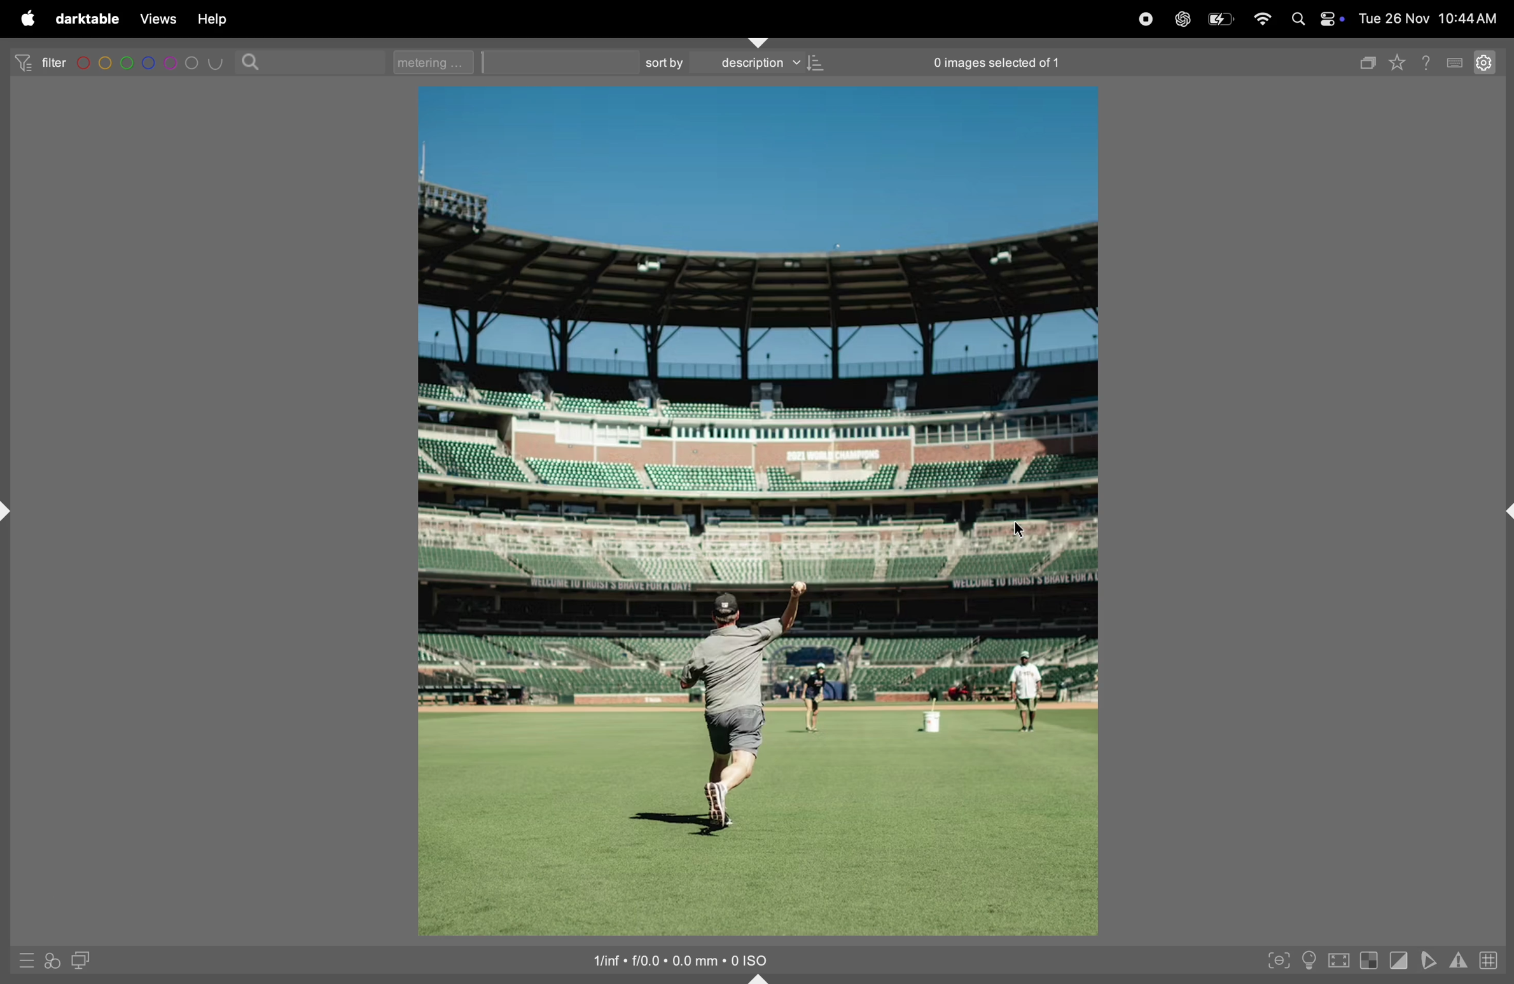  Describe the element at coordinates (1428, 60) in the screenshot. I see `help` at that location.